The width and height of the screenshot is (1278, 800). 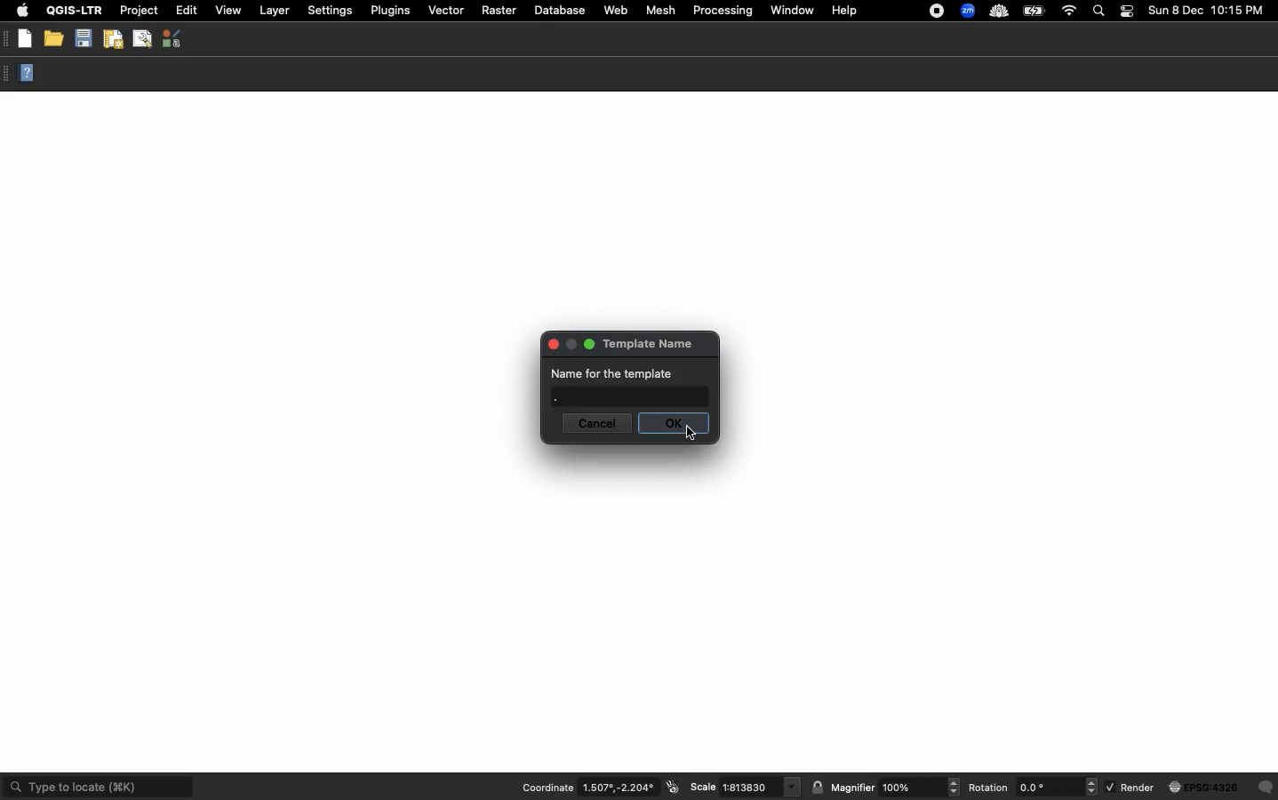 What do you see at coordinates (586, 345) in the screenshot?
I see `maximise` at bounding box center [586, 345].